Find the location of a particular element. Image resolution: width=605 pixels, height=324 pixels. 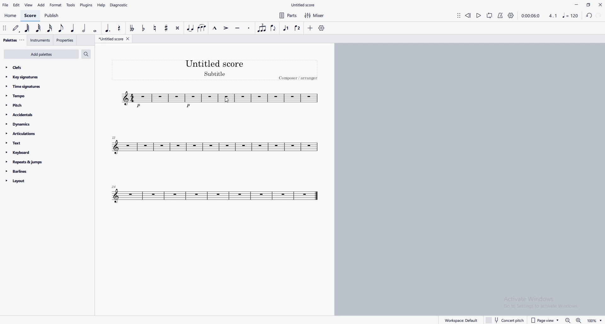

4.1 is located at coordinates (552, 15).